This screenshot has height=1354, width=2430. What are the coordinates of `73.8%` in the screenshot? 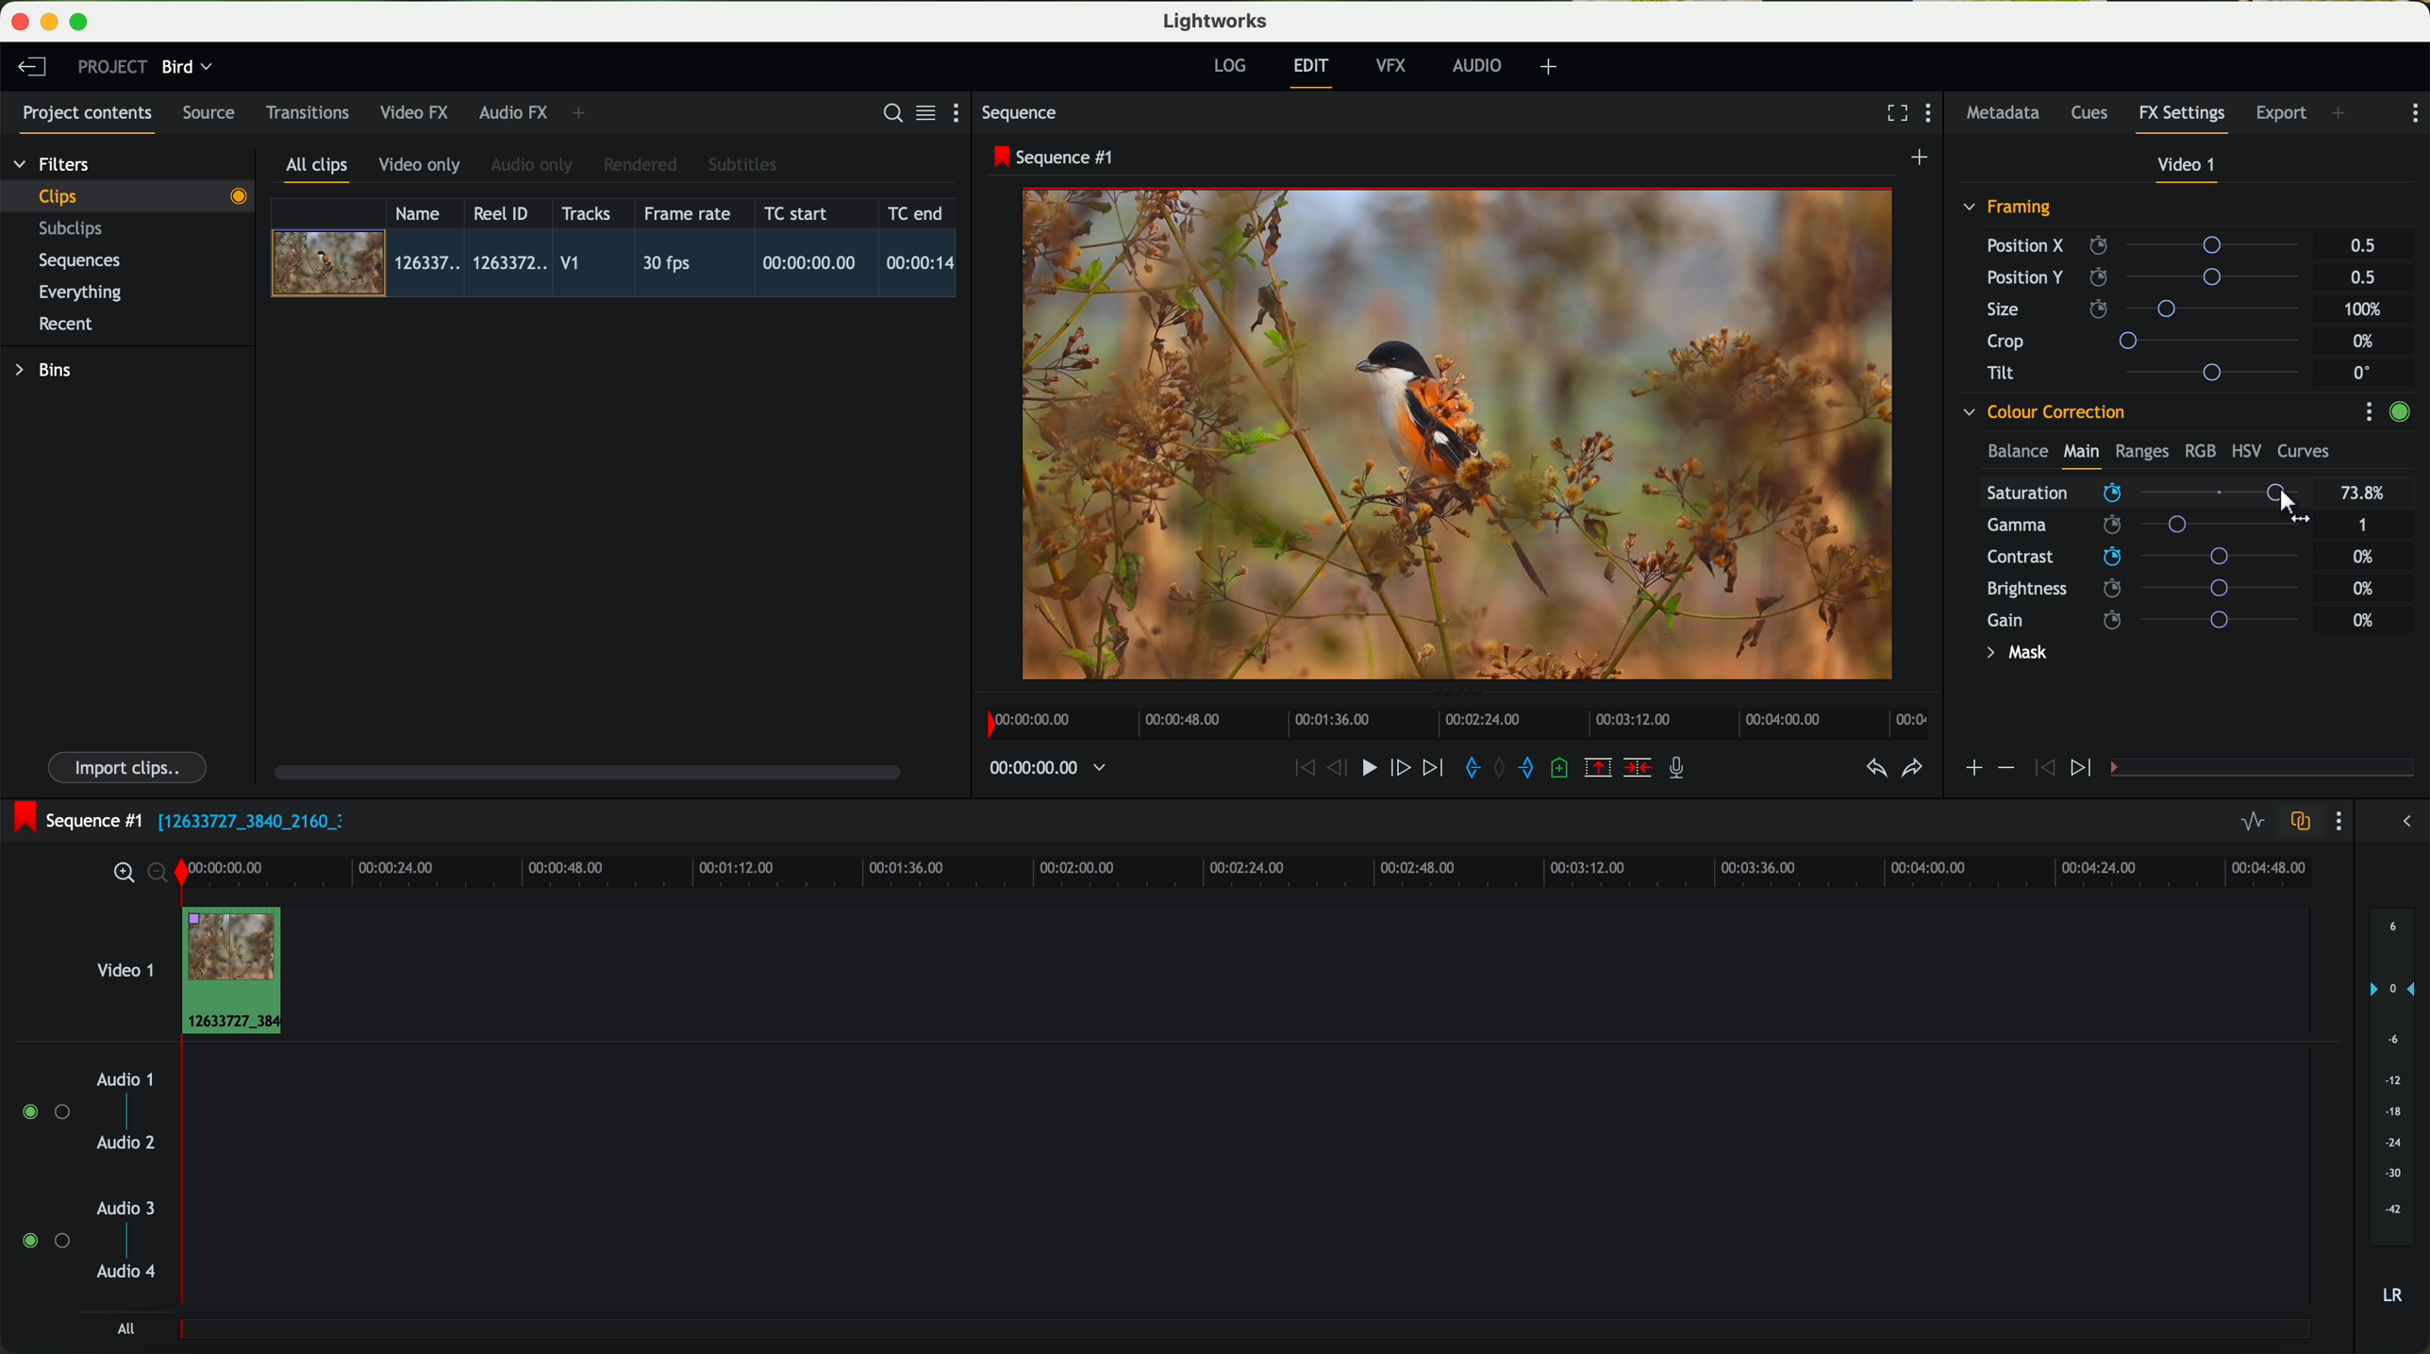 It's located at (2364, 493).